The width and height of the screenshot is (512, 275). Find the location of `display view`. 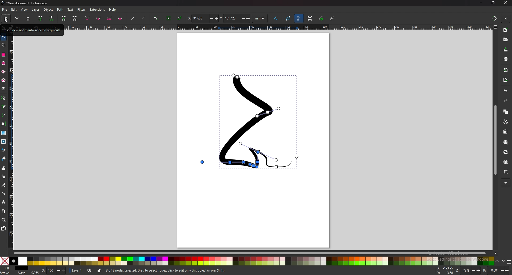

display view is located at coordinates (496, 27).